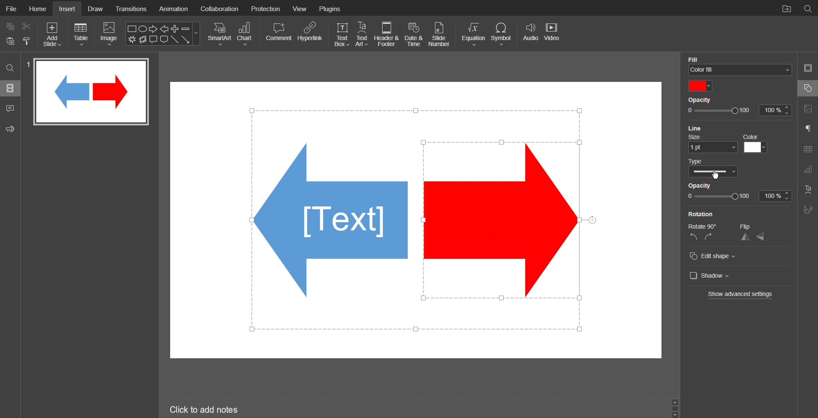 Image resolution: width=818 pixels, height=418 pixels. What do you see at coordinates (737, 197) in the screenshot?
I see `100% opacity` at bounding box center [737, 197].